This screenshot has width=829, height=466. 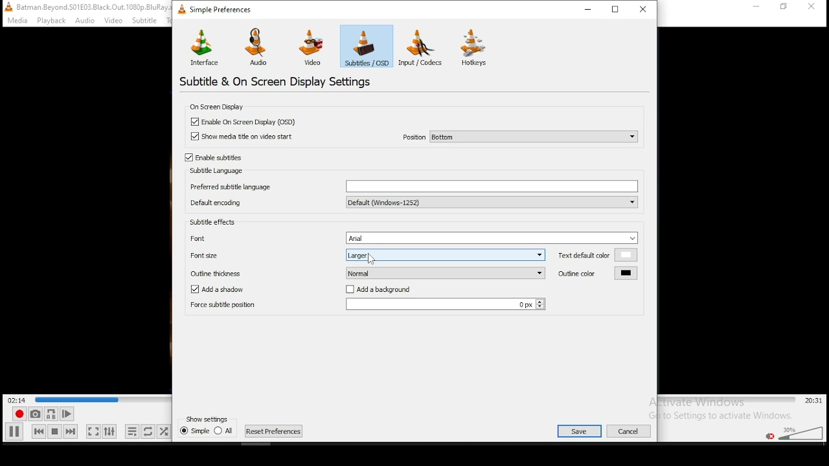 What do you see at coordinates (207, 418) in the screenshot?
I see `` at bounding box center [207, 418].